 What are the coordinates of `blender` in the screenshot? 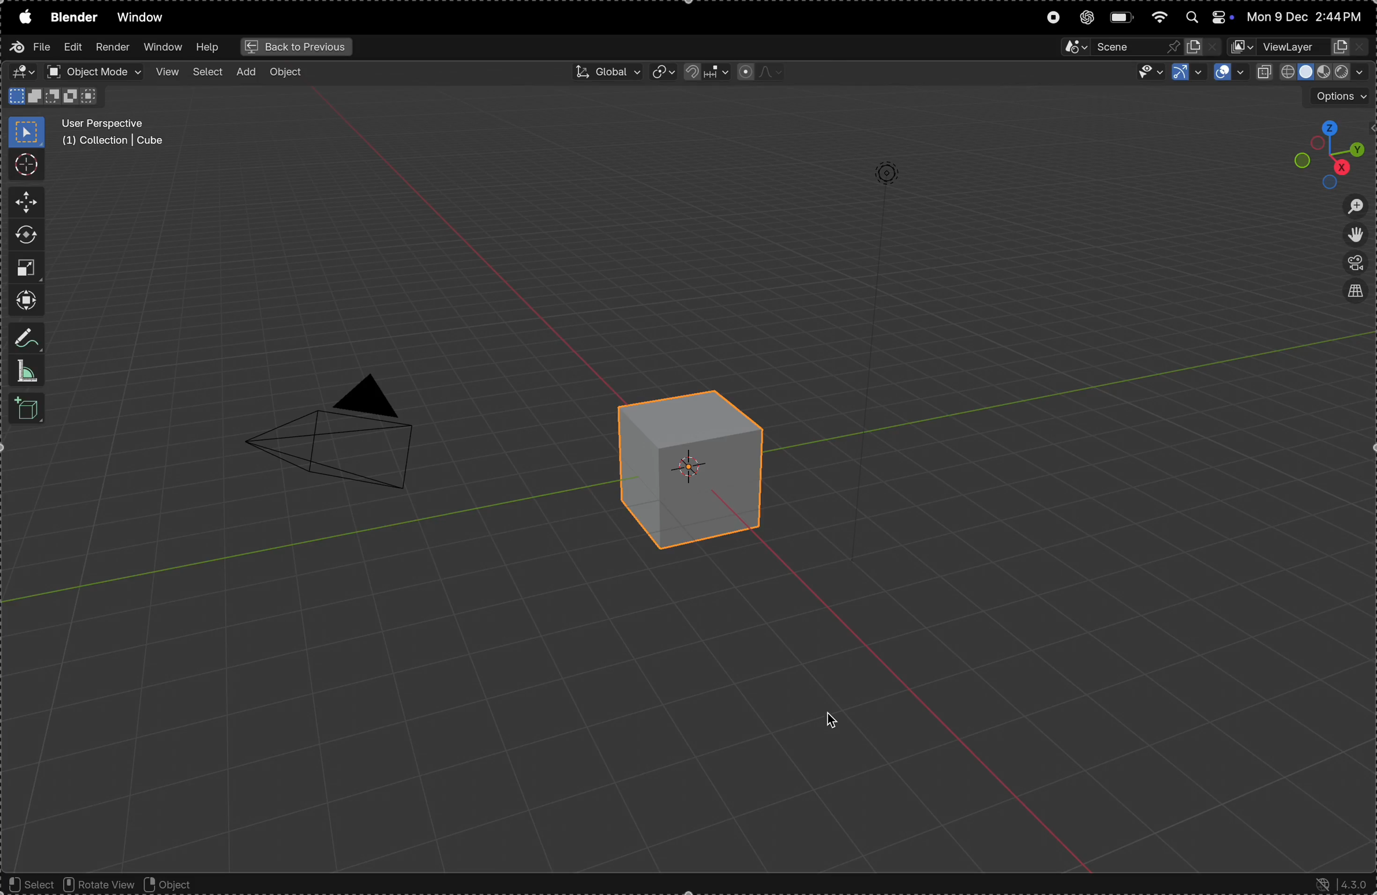 It's located at (72, 20).